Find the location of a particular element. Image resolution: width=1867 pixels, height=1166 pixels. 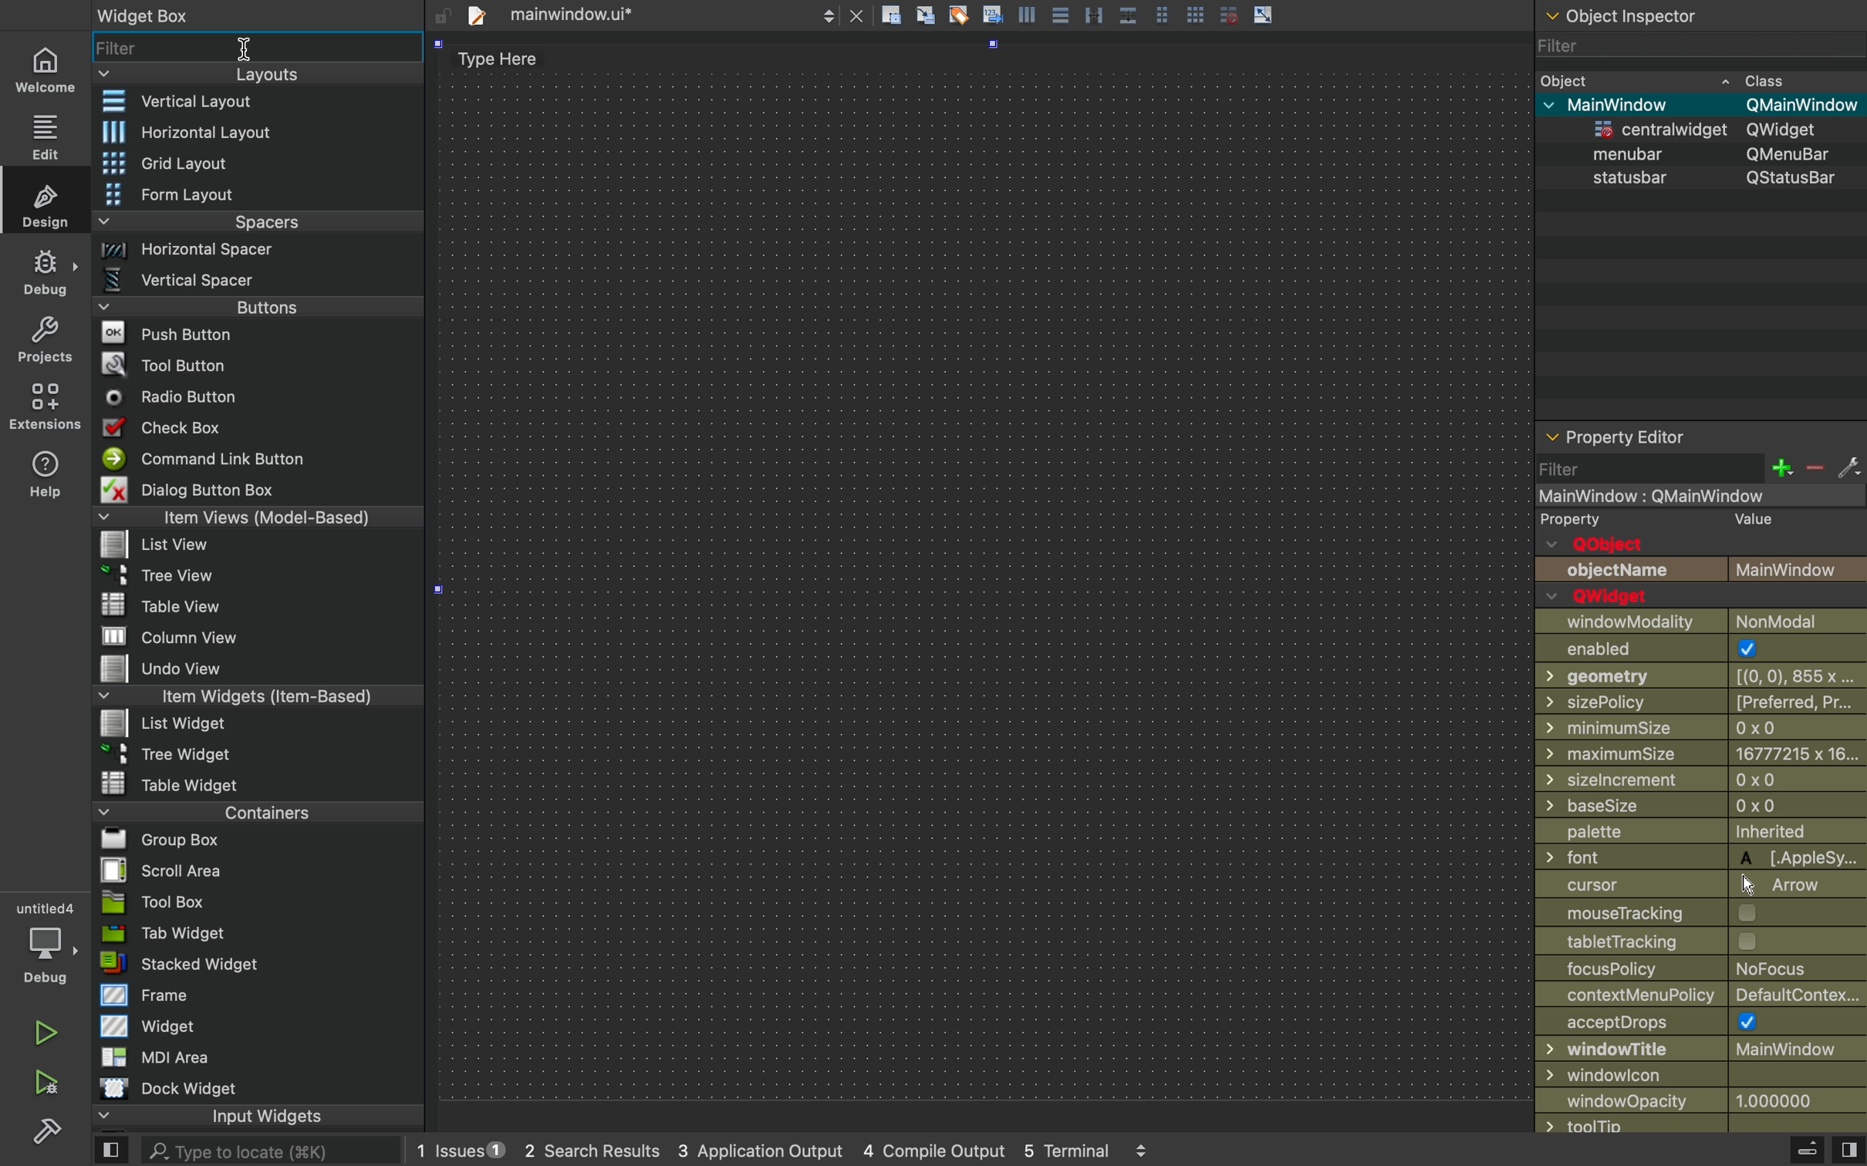

debug is located at coordinates (45, 274).